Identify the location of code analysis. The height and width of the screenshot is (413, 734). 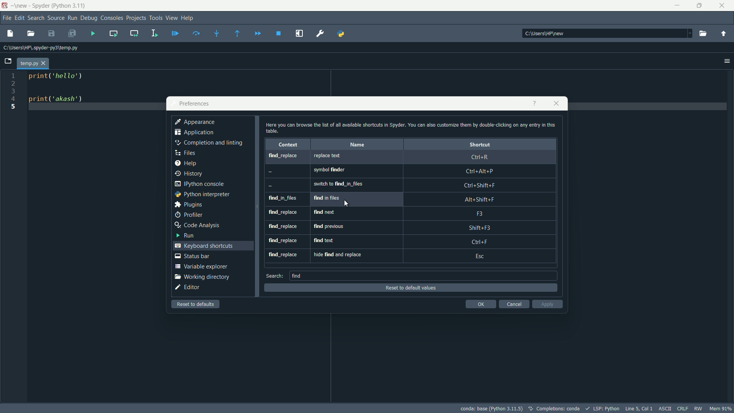
(197, 225).